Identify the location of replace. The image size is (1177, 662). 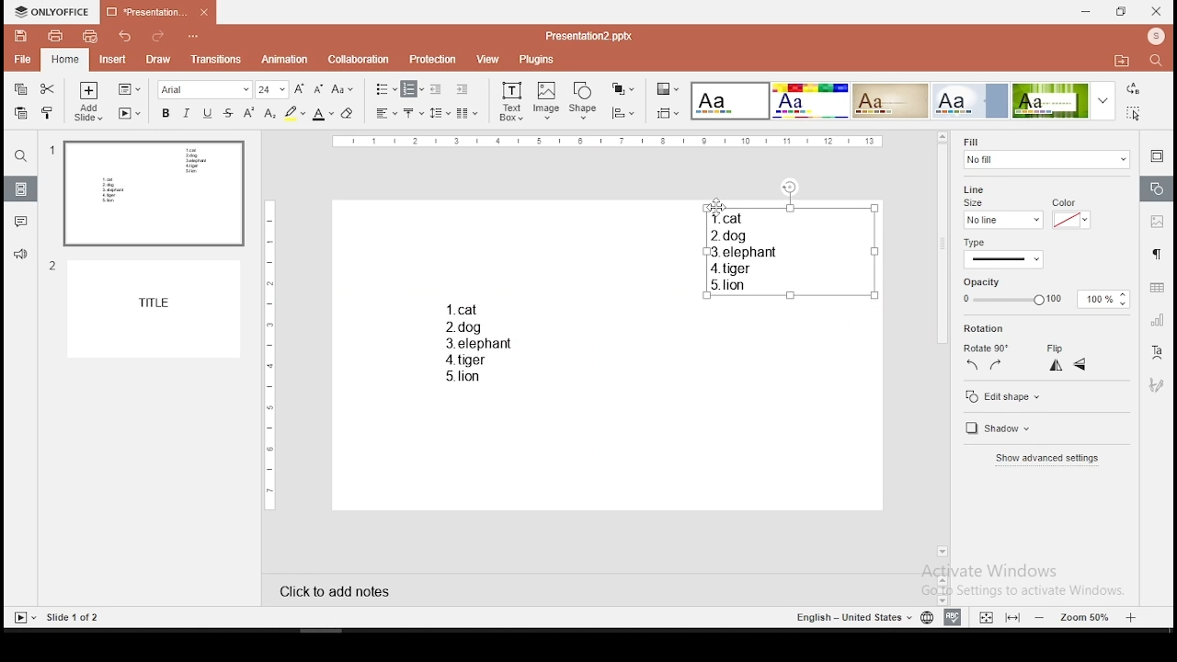
(1134, 89).